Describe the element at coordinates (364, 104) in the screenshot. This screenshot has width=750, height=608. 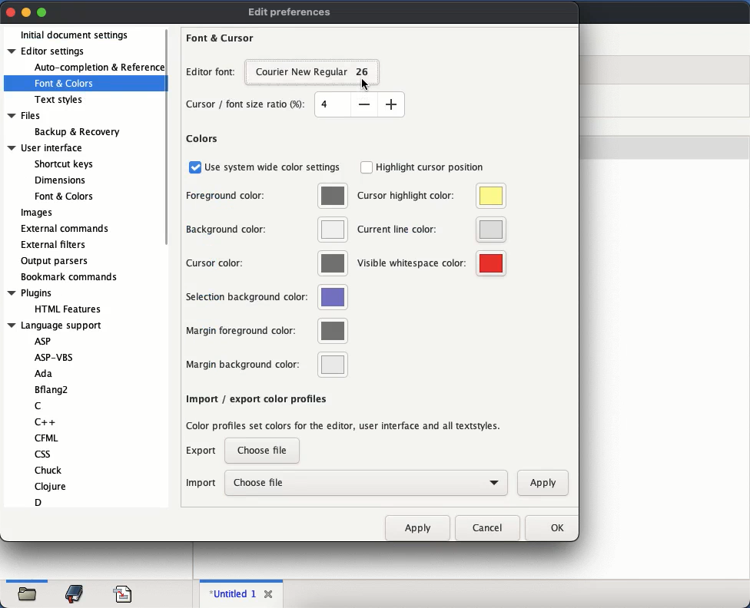
I see `decrease` at that location.